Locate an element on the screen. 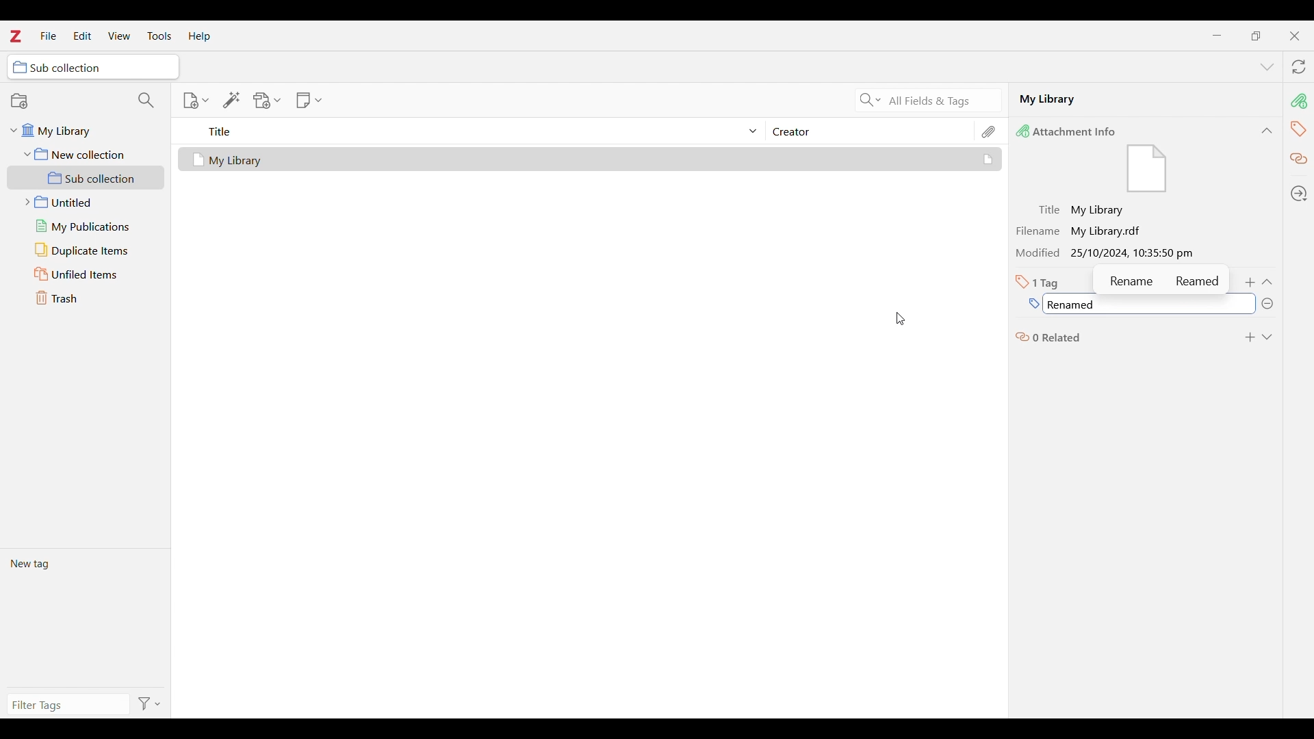 The height and width of the screenshot is (739, 1314). Modified 25/10/2024, 10:35:50 pm is located at coordinates (1109, 254).